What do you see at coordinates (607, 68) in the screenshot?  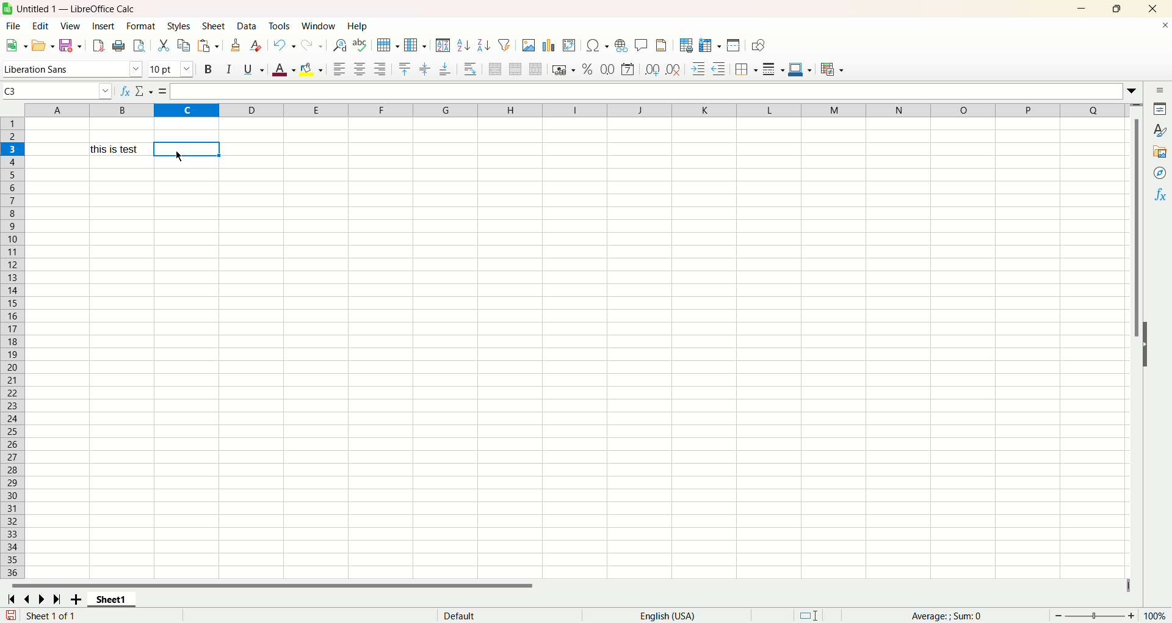 I see `format as number` at bounding box center [607, 68].